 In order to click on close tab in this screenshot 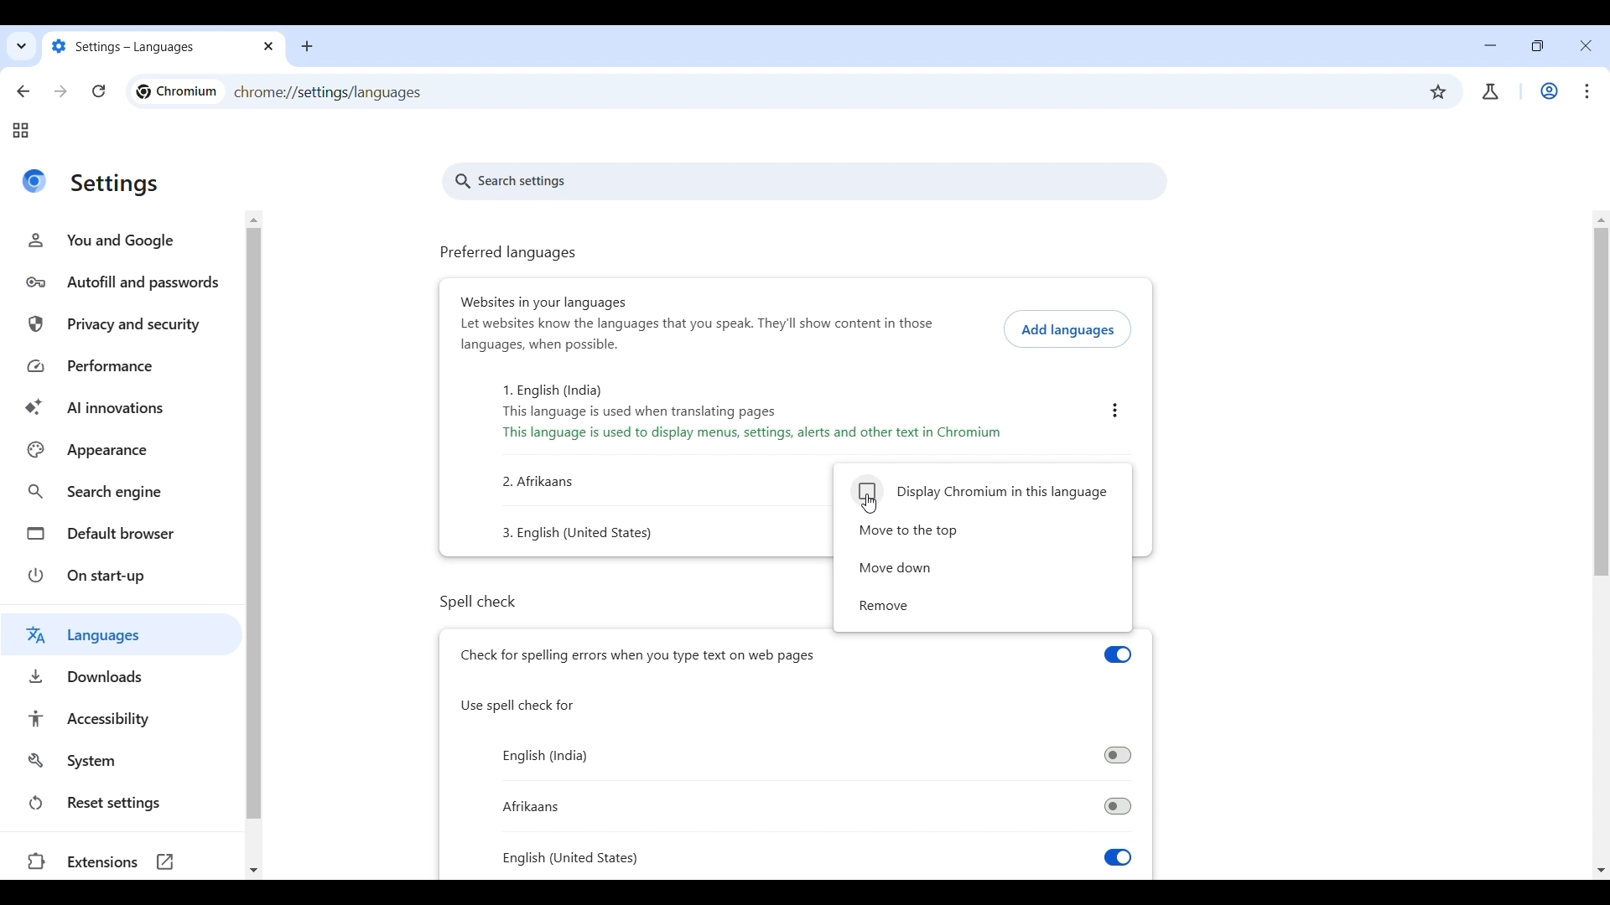, I will do `click(268, 45)`.